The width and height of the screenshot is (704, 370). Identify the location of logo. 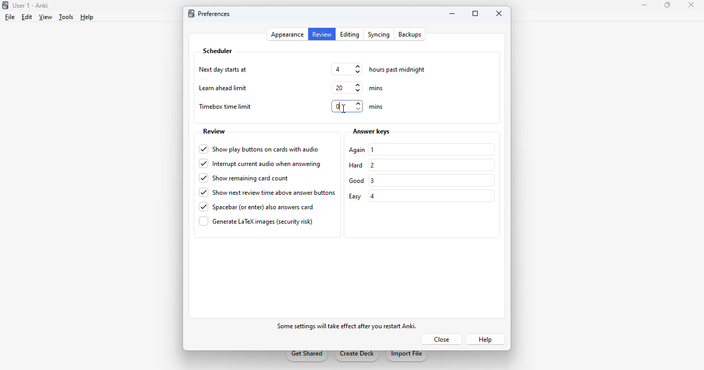
(5, 5).